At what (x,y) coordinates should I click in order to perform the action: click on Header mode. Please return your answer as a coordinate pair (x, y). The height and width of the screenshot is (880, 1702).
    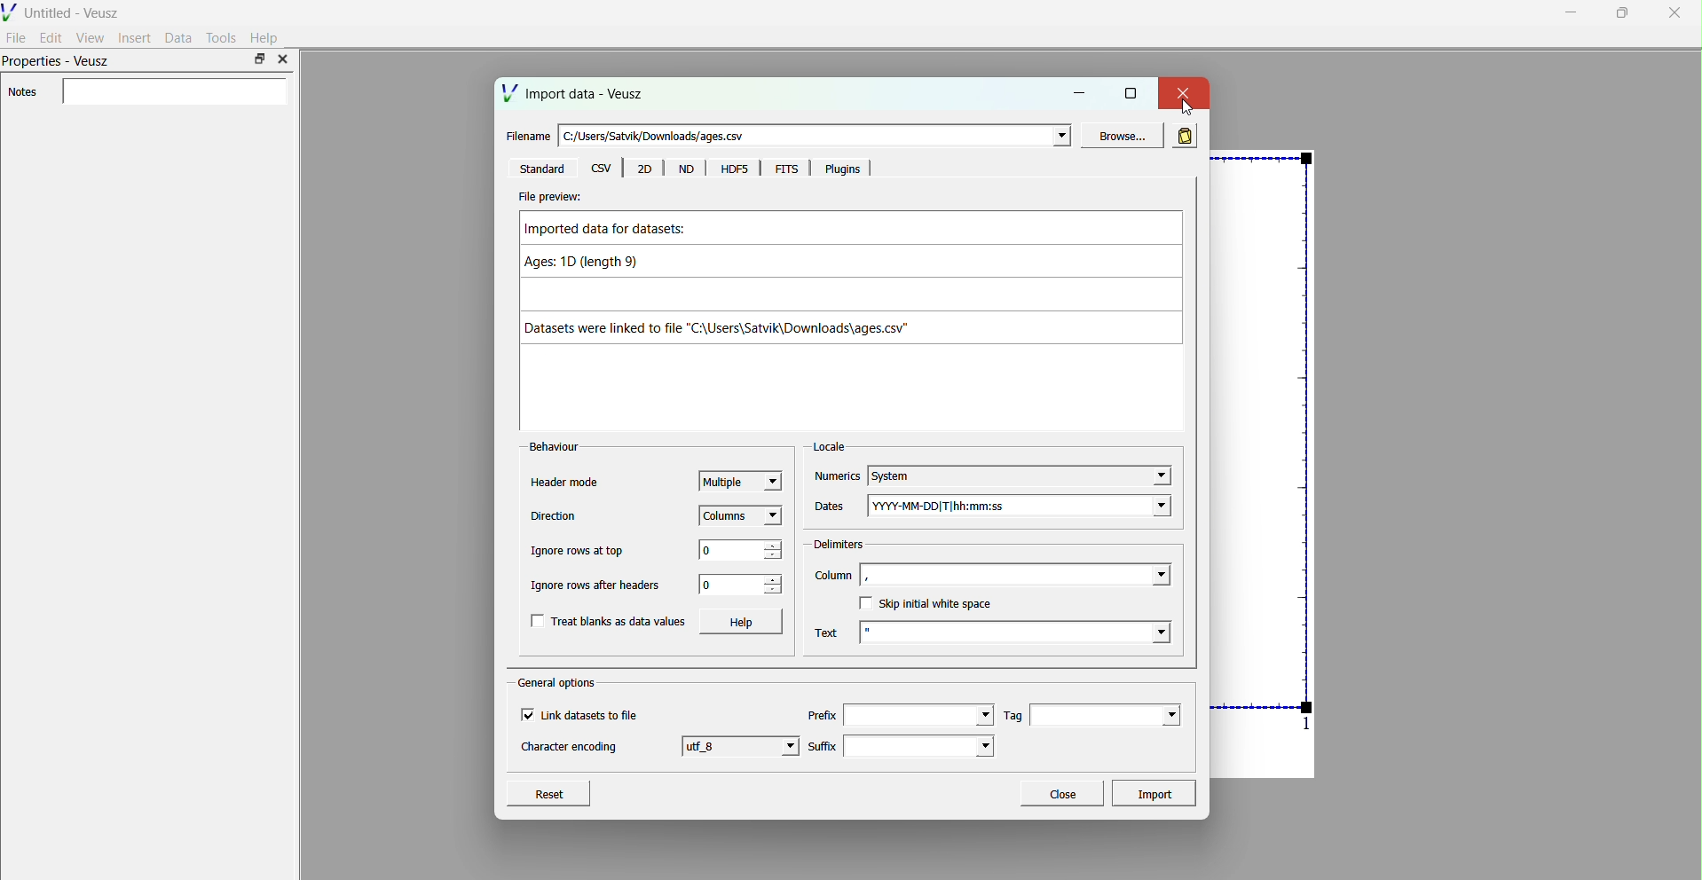
    Looking at the image, I should click on (563, 484).